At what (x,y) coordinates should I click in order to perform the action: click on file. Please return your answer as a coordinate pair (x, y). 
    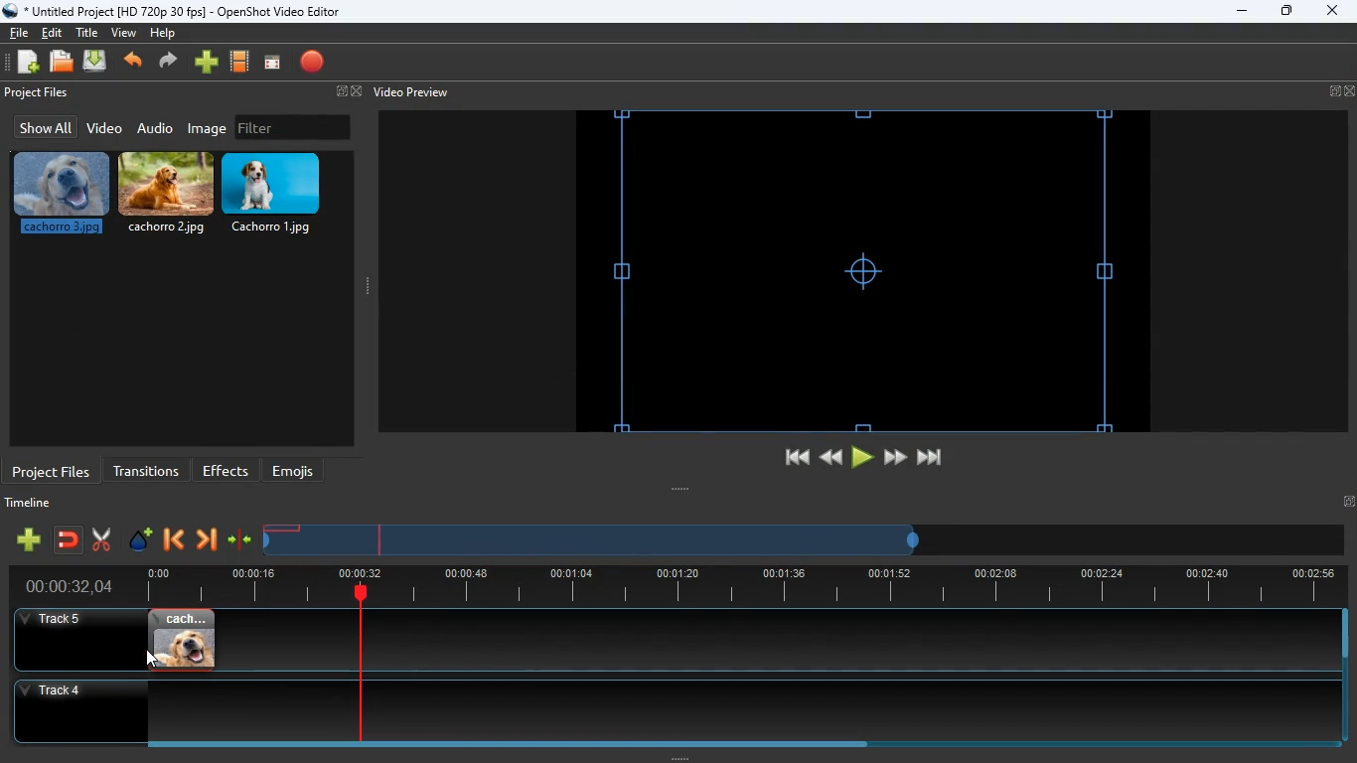
    Looking at the image, I should click on (19, 31).